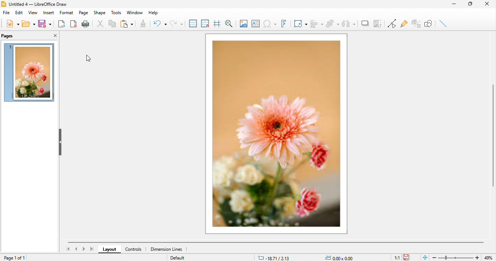 The height and width of the screenshot is (262, 496). What do you see at coordinates (404, 22) in the screenshot?
I see `glue point function` at bounding box center [404, 22].